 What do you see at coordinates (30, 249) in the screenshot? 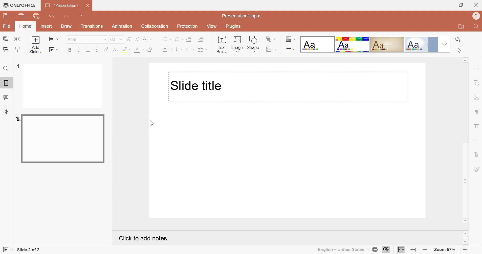
I see `Slide 2 of 2` at bounding box center [30, 249].